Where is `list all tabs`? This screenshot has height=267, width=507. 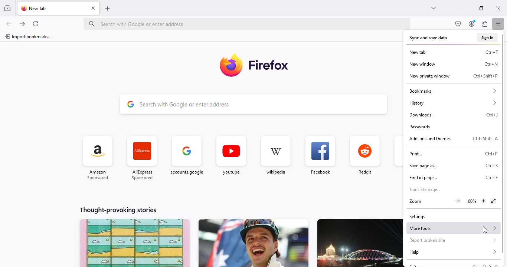
list all tabs is located at coordinates (434, 8).